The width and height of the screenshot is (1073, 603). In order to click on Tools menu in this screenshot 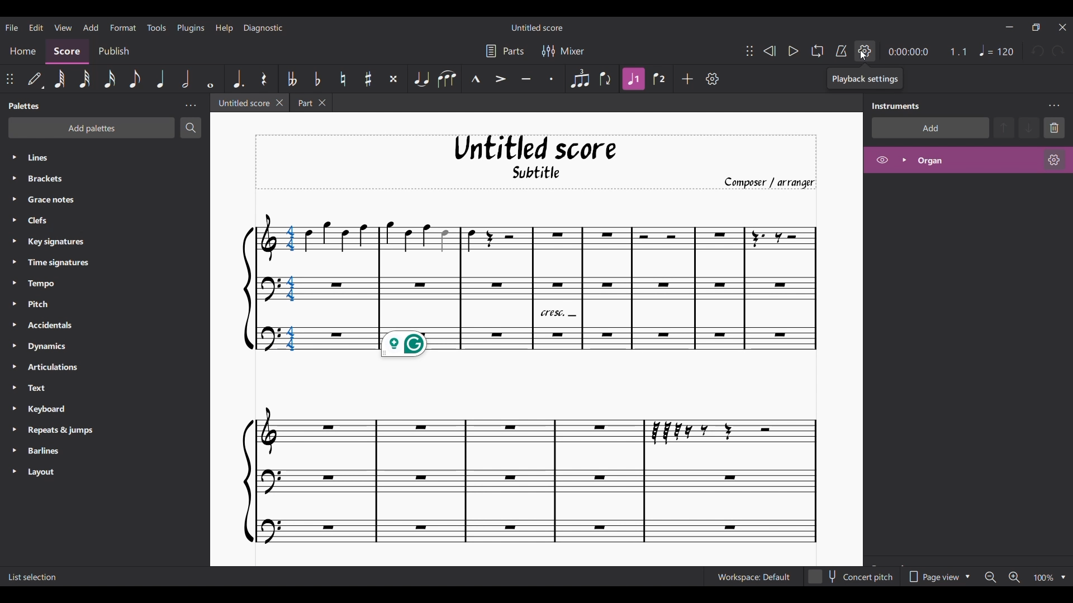, I will do `click(156, 27)`.